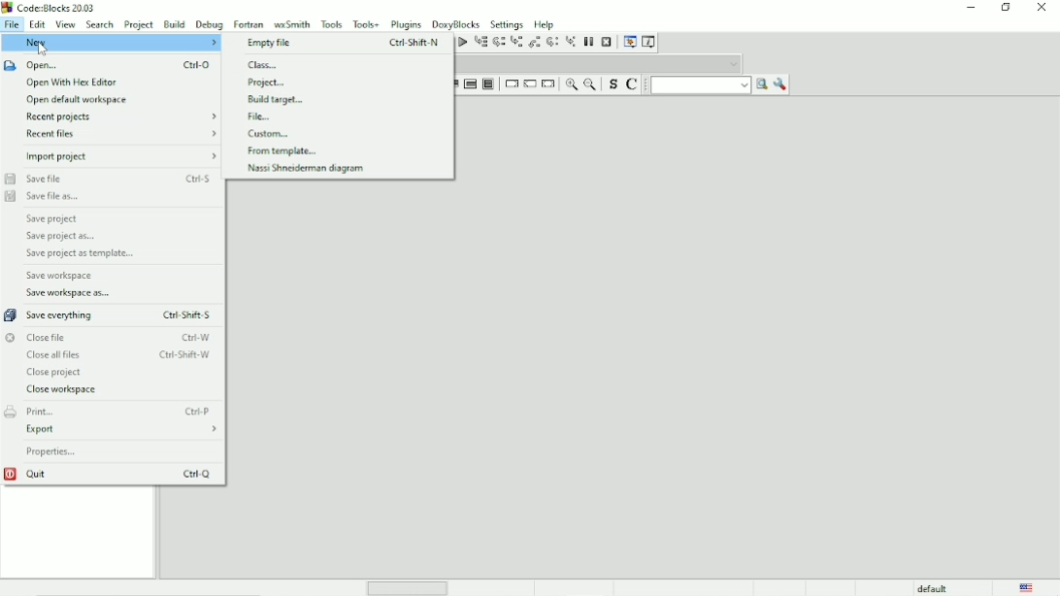  What do you see at coordinates (111, 43) in the screenshot?
I see `New` at bounding box center [111, 43].